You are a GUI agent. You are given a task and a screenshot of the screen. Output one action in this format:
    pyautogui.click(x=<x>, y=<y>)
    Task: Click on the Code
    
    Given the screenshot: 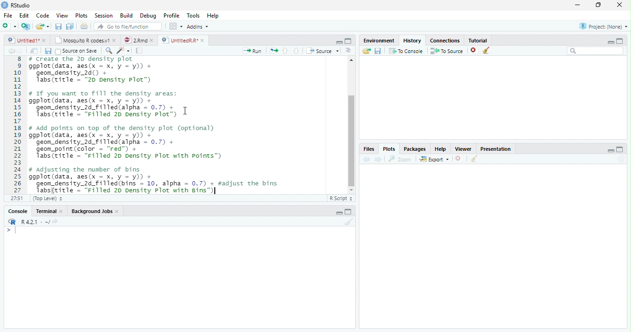 What is the action you would take?
    pyautogui.click(x=43, y=16)
    